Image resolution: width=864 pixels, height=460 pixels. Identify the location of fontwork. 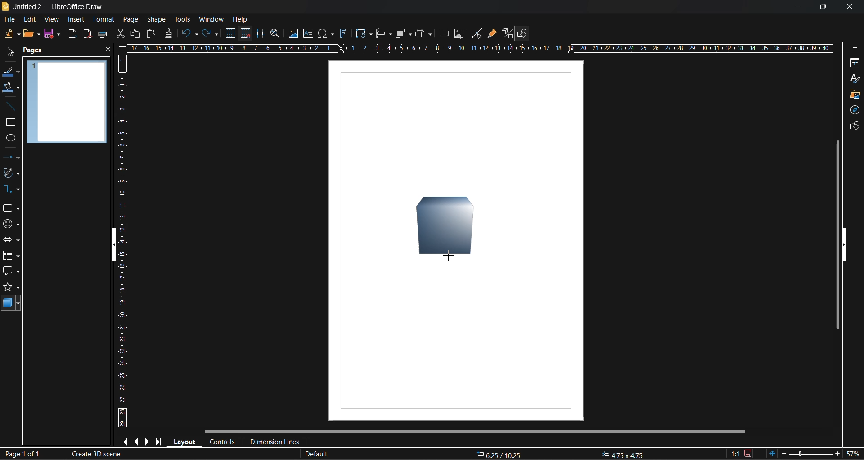
(345, 33).